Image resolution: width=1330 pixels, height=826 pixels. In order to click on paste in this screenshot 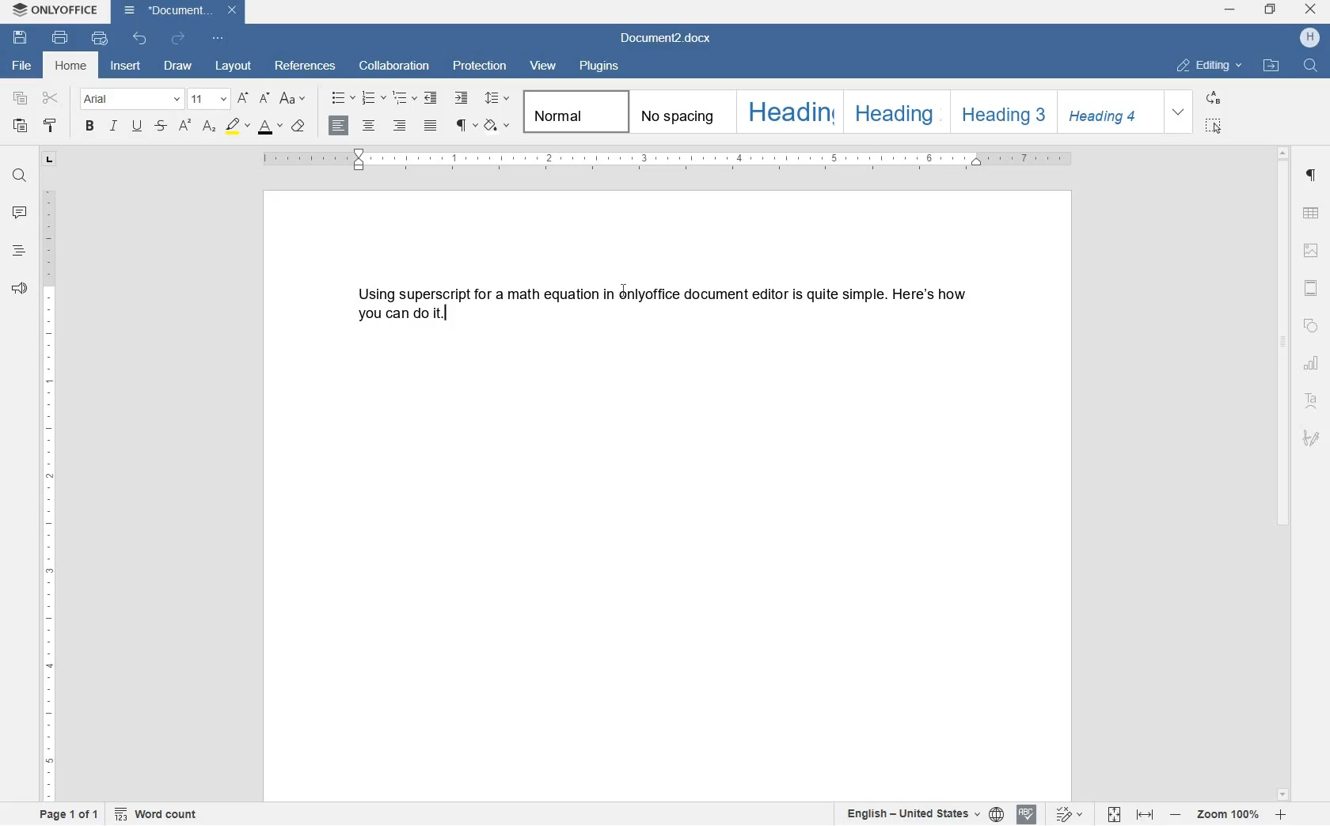, I will do `click(20, 127)`.